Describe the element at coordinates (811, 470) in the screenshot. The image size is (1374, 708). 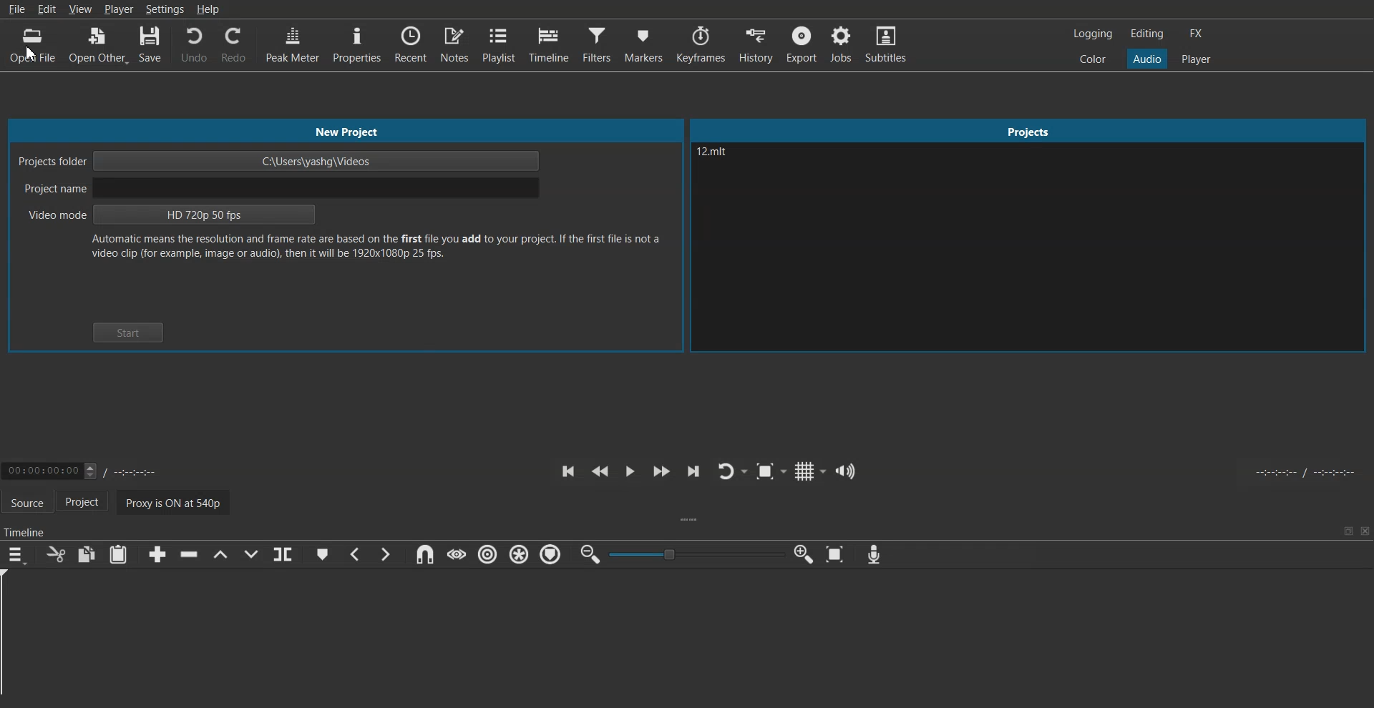
I see `Toggle grid display on the player` at that location.